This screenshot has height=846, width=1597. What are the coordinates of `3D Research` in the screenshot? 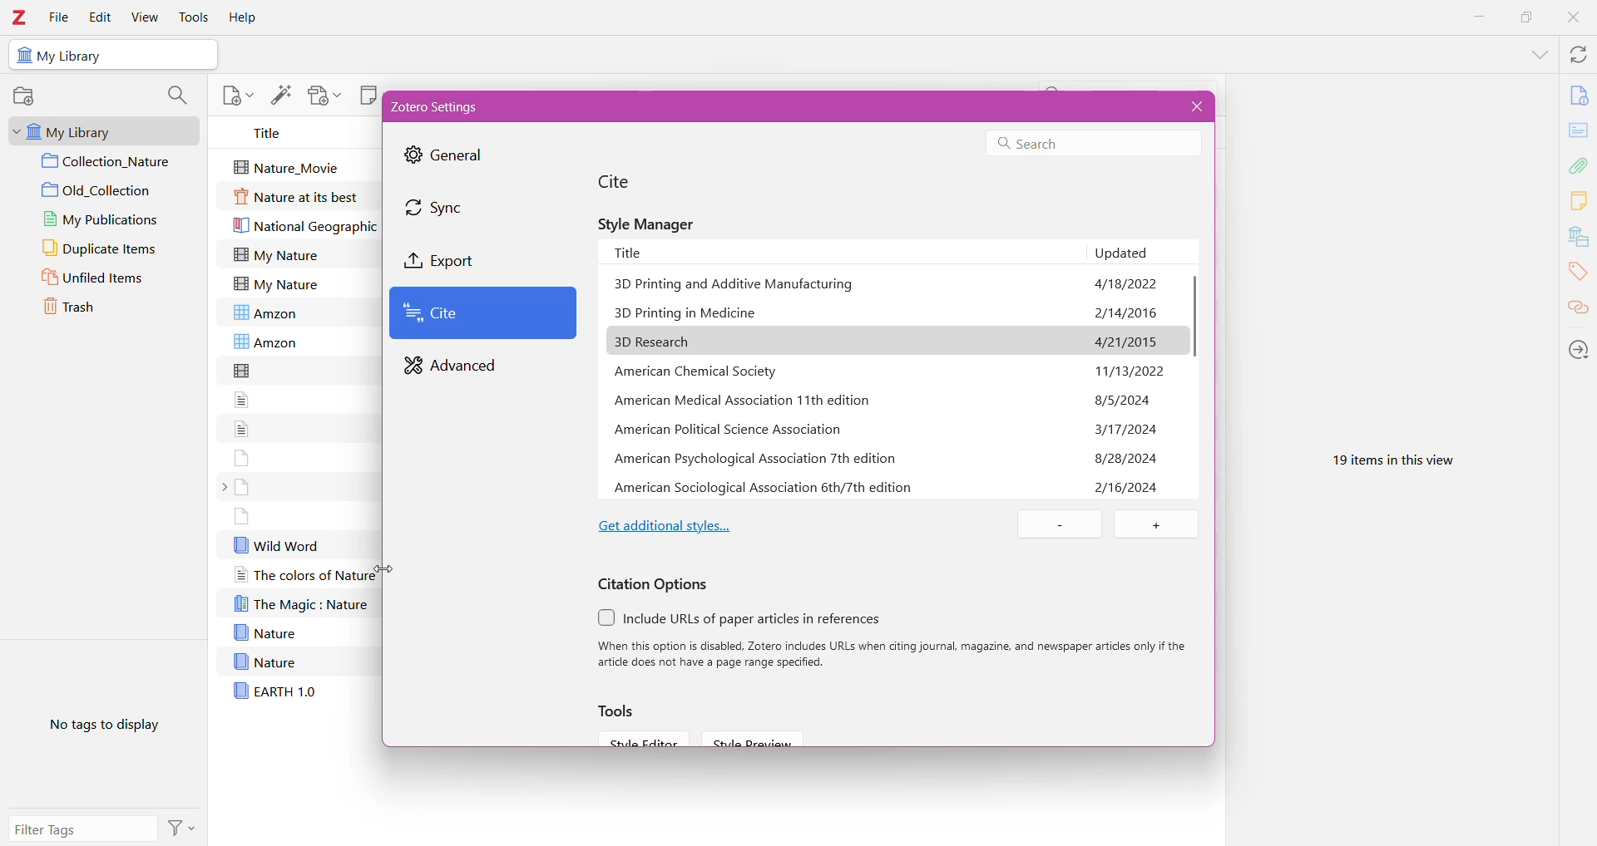 It's located at (661, 341).